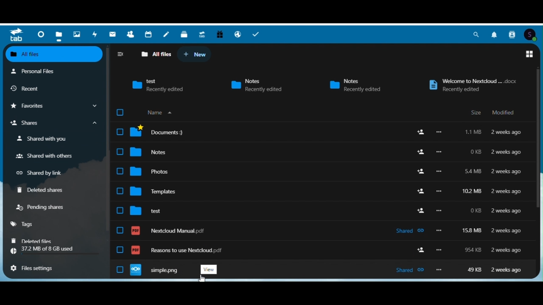 The height and width of the screenshot is (305, 543). I want to click on Files, so click(60, 33).